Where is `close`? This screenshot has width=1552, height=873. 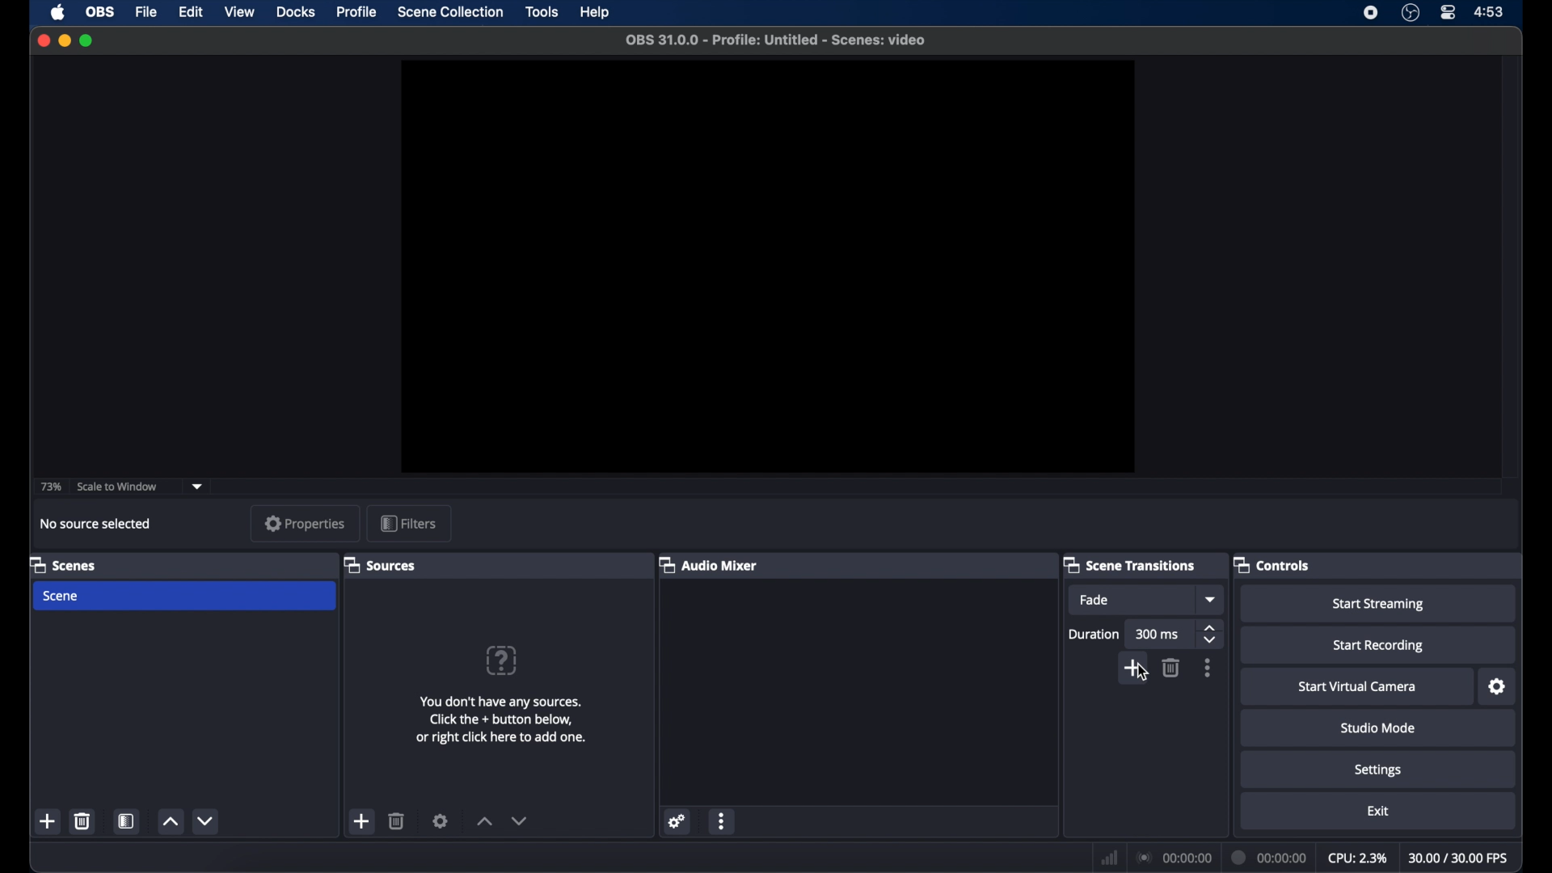 close is located at coordinates (43, 40).